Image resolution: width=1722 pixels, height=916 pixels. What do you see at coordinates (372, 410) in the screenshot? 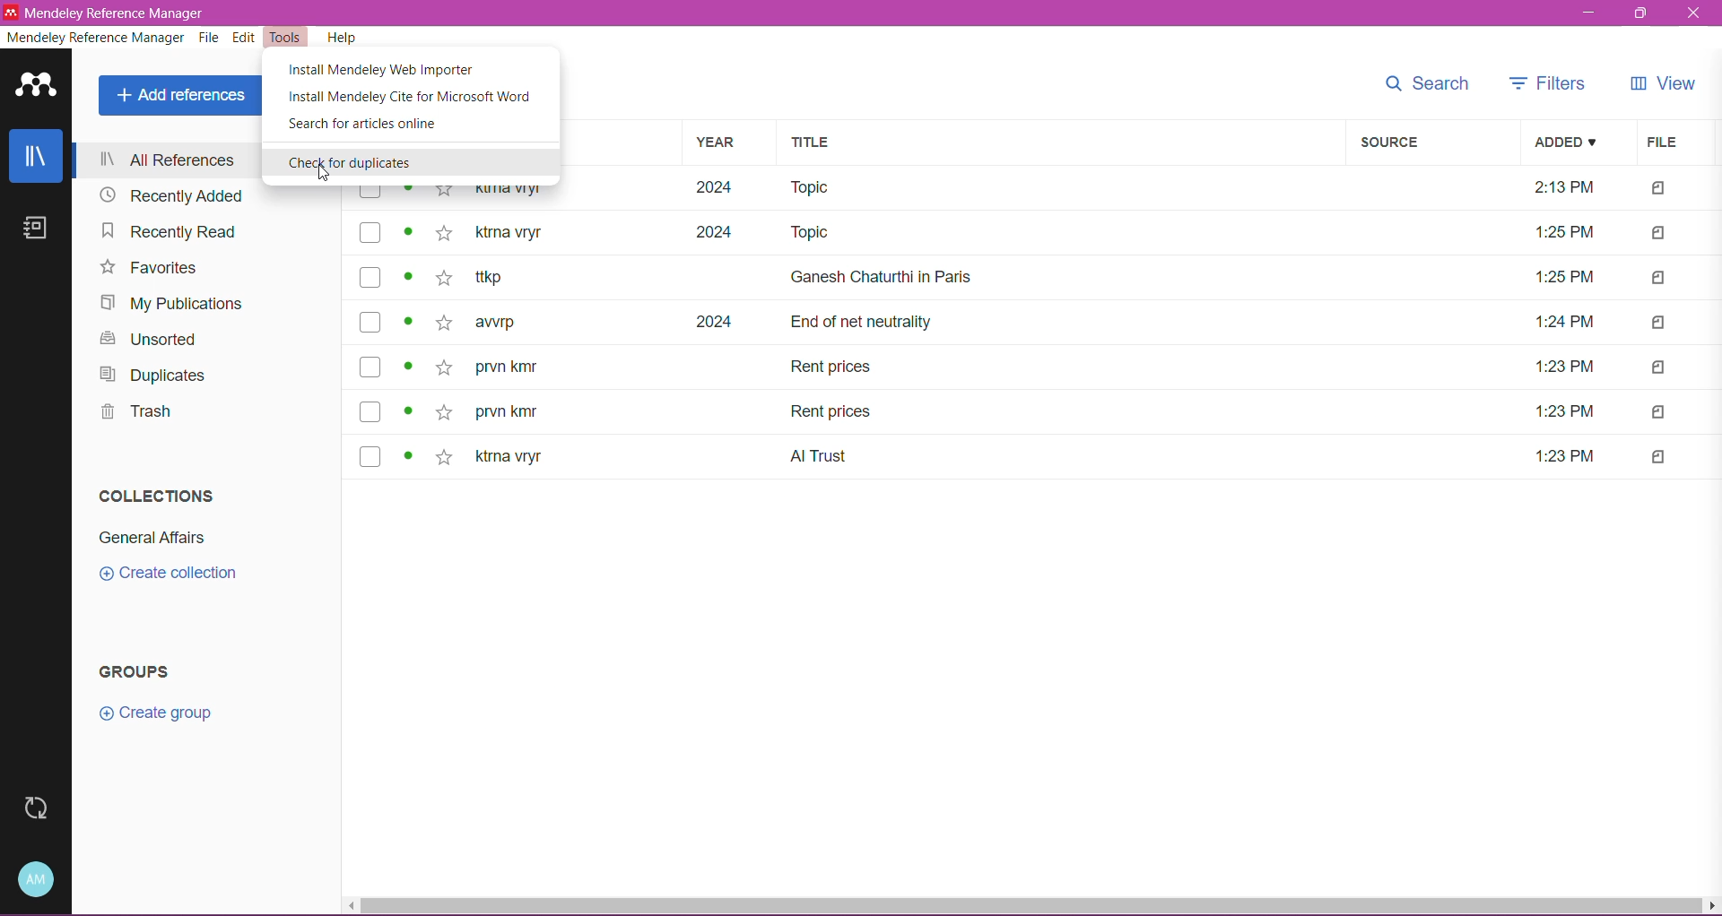
I see `checkbox` at bounding box center [372, 410].